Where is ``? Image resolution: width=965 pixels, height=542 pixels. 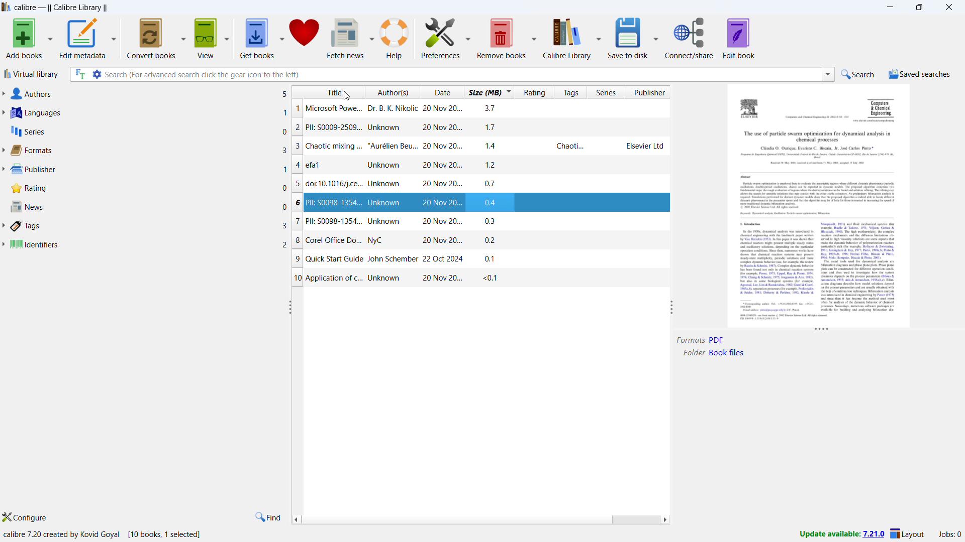
 is located at coordinates (781, 318).